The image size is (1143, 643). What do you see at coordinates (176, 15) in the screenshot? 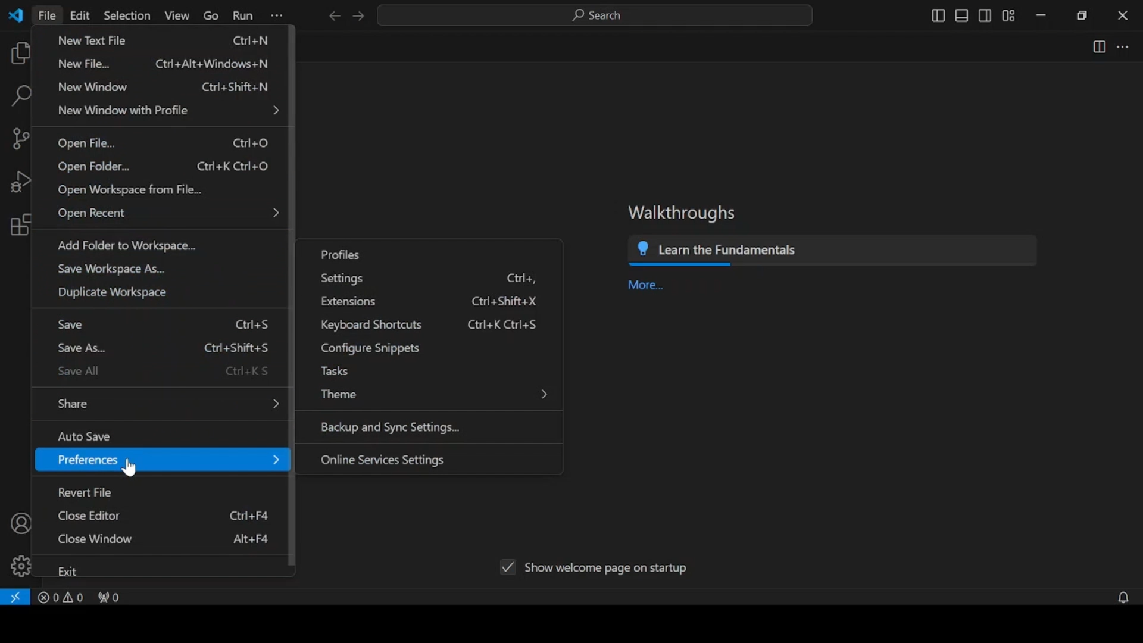
I see `view` at bounding box center [176, 15].